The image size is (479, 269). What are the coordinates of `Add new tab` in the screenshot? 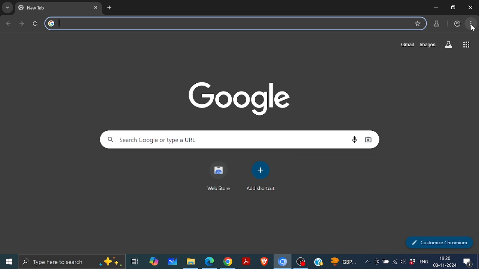 It's located at (110, 8).